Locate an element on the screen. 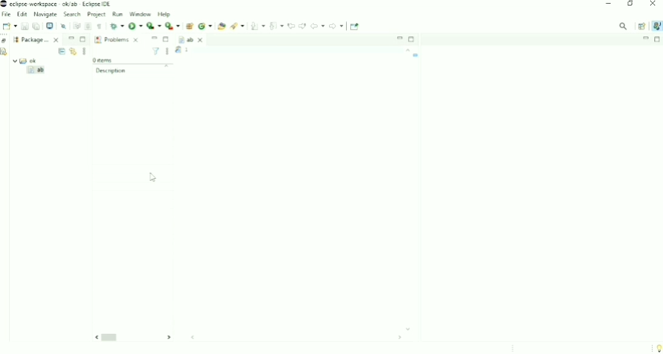 Image resolution: width=663 pixels, height=354 pixels. Project is located at coordinates (95, 14).